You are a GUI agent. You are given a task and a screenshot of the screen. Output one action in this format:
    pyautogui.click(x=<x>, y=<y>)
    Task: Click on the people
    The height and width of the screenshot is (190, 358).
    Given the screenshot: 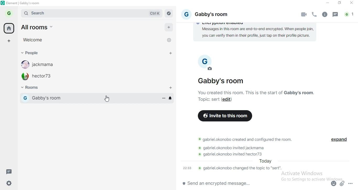 What is the action you would take?
    pyautogui.click(x=30, y=53)
    